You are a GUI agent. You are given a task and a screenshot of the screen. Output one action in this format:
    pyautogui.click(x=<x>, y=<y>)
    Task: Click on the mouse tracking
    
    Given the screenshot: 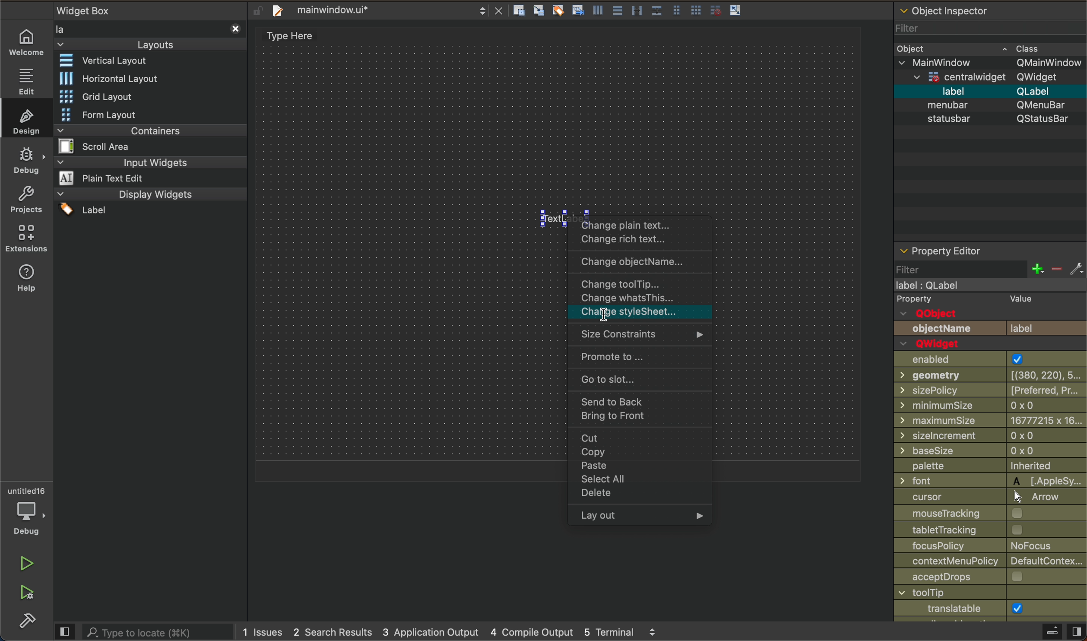 What is the action you would take?
    pyautogui.click(x=978, y=514)
    